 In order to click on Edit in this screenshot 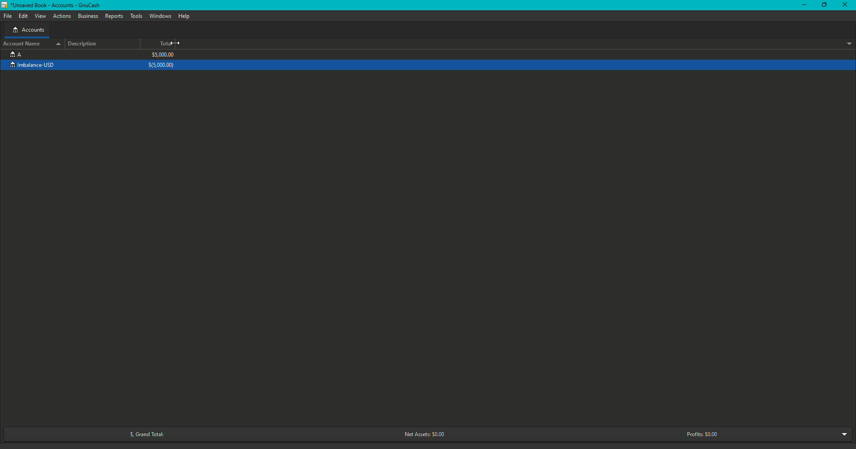, I will do `click(23, 16)`.